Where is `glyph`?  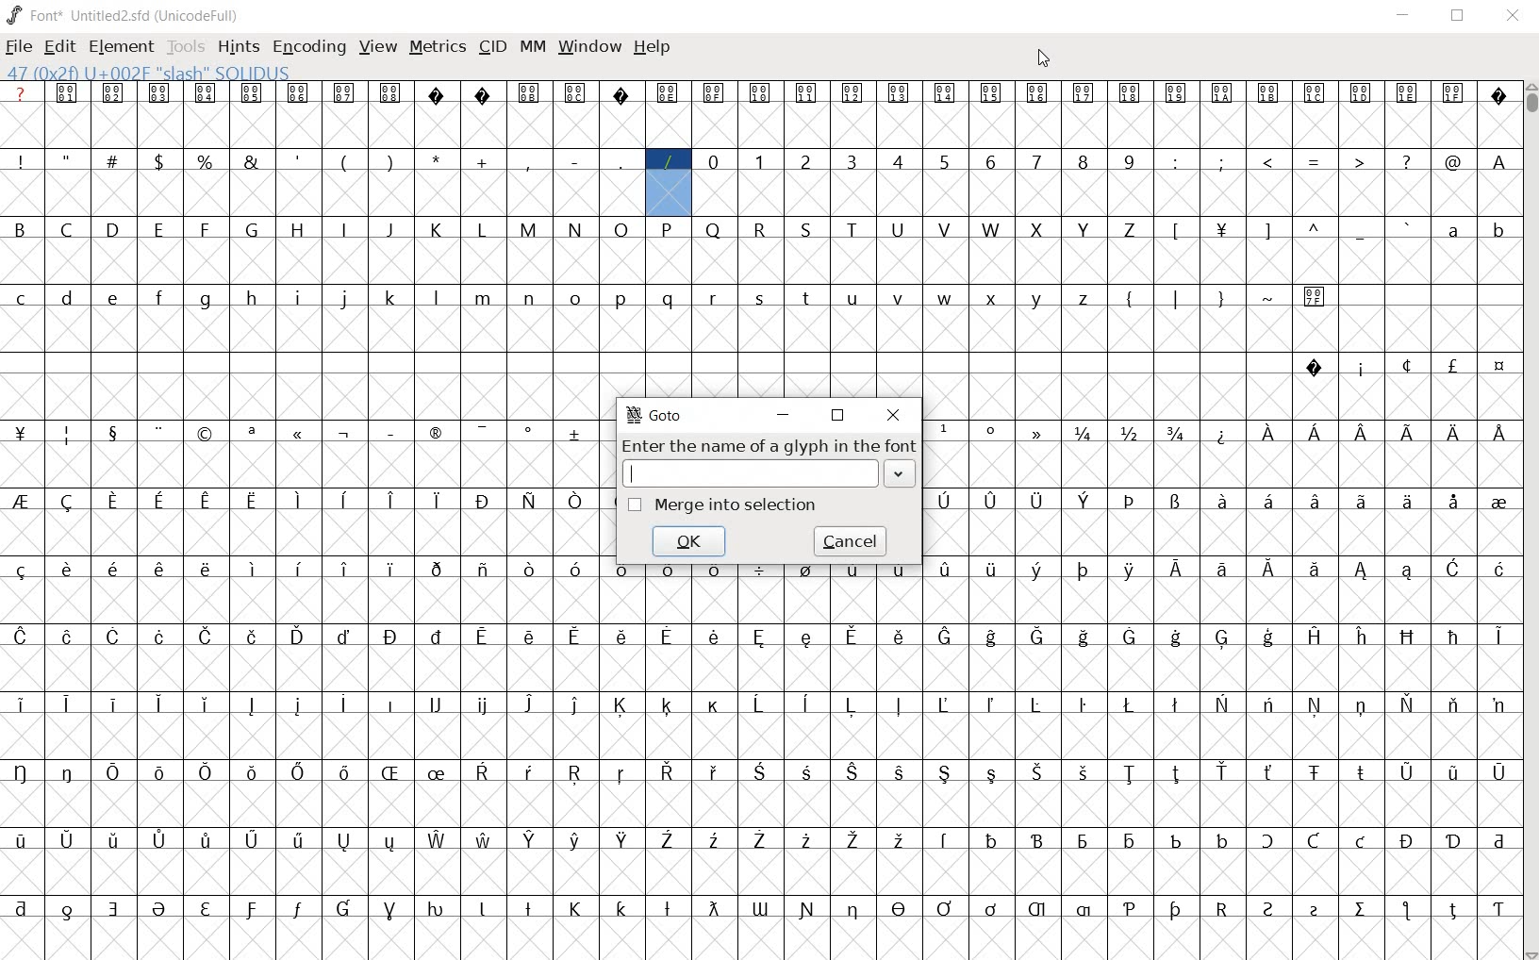
glyph is located at coordinates (437, 159).